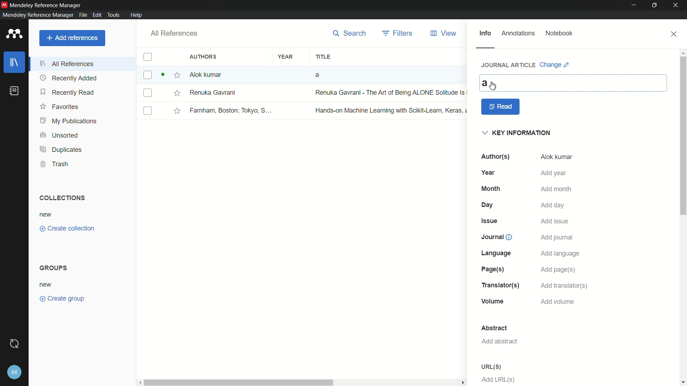 This screenshot has height=386, width=687. I want to click on translations, so click(500, 285).